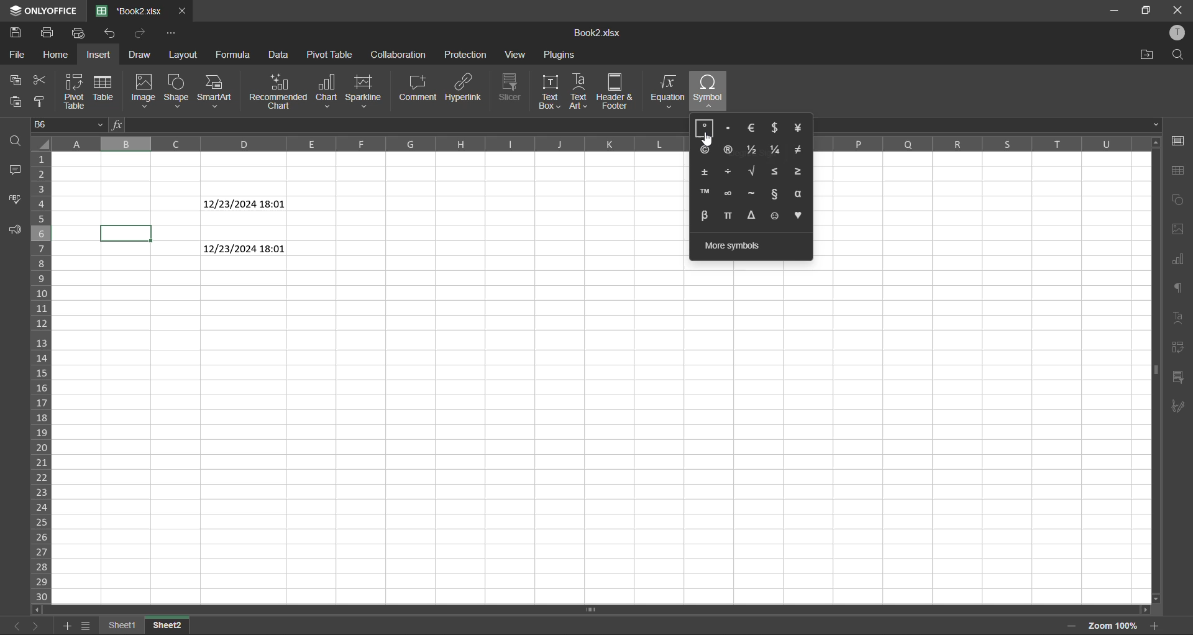 The image size is (1193, 635). Describe the element at coordinates (706, 129) in the screenshot. I see `` at that location.